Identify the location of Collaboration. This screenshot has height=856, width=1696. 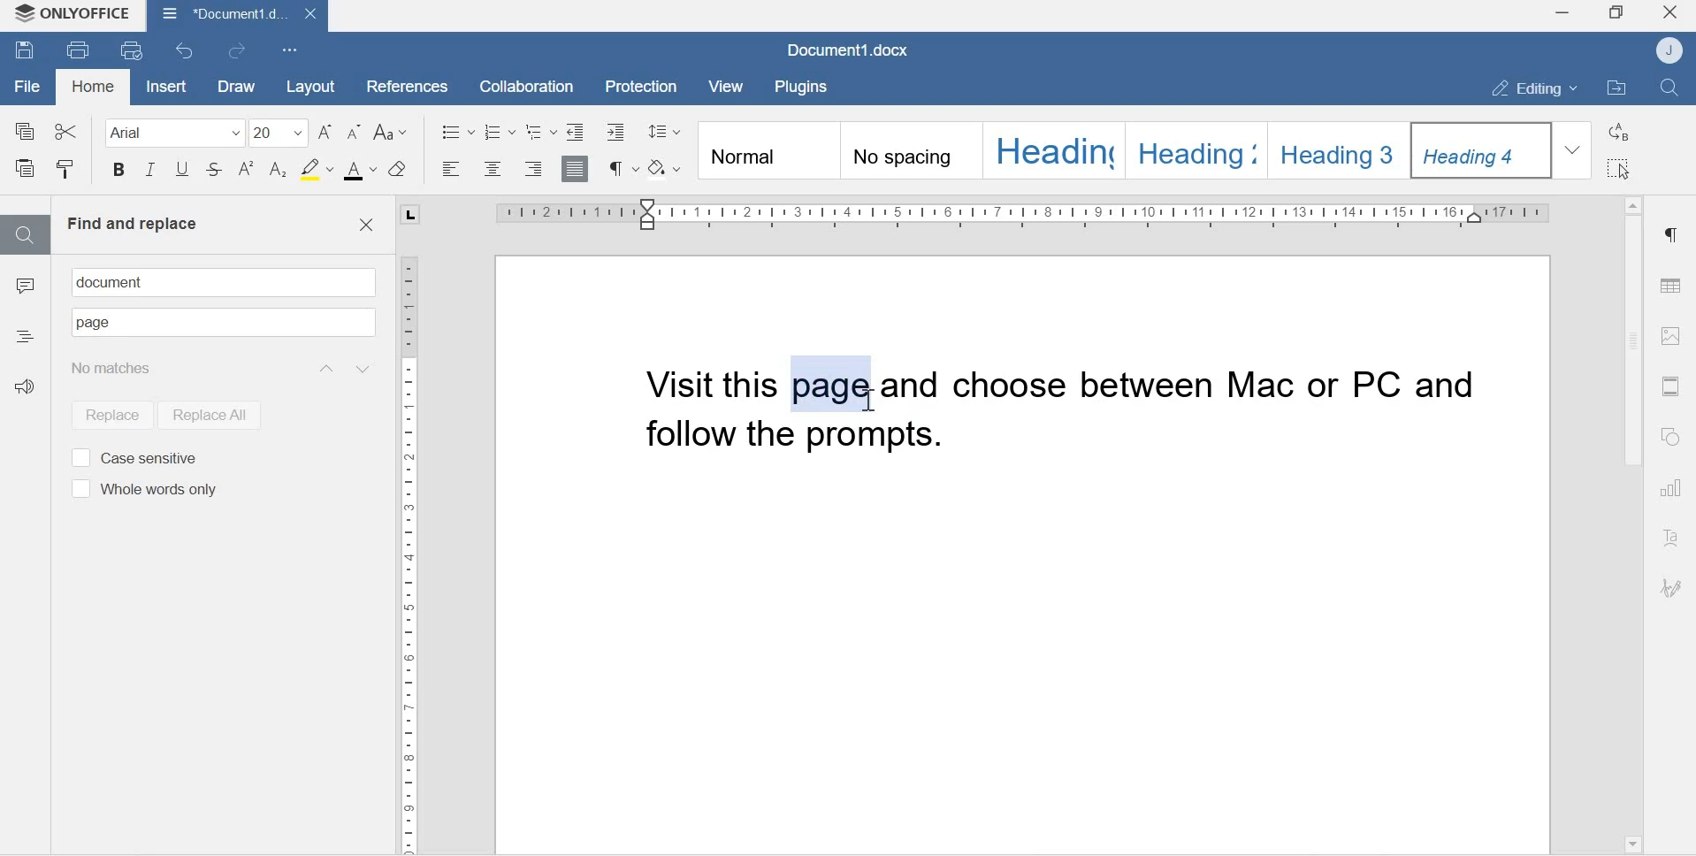
(520, 85).